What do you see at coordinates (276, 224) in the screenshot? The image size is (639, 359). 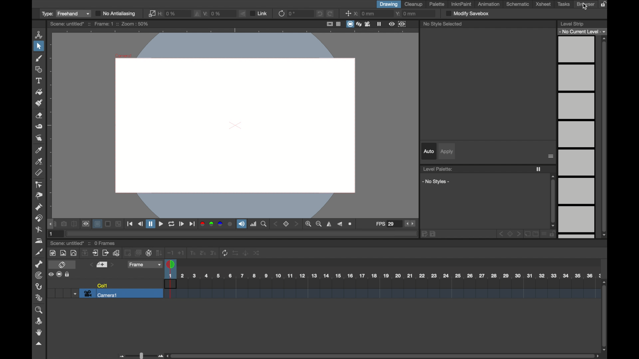 I see `back` at bounding box center [276, 224].